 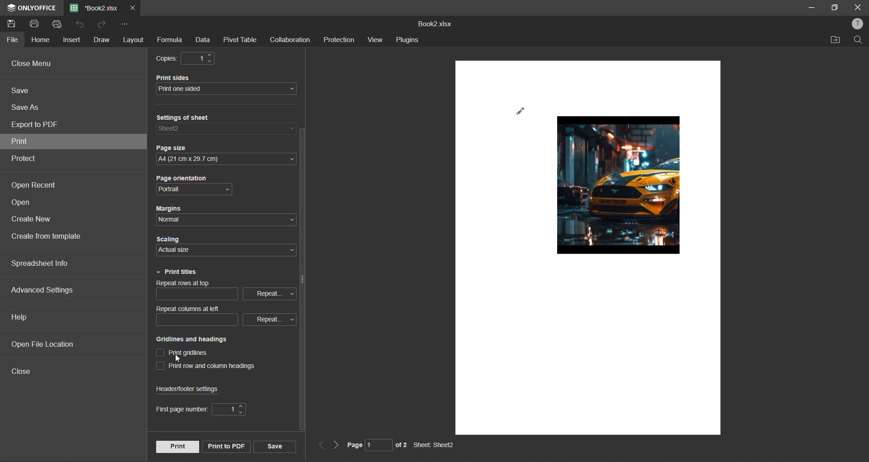 What do you see at coordinates (860, 42) in the screenshot?
I see `find` at bounding box center [860, 42].